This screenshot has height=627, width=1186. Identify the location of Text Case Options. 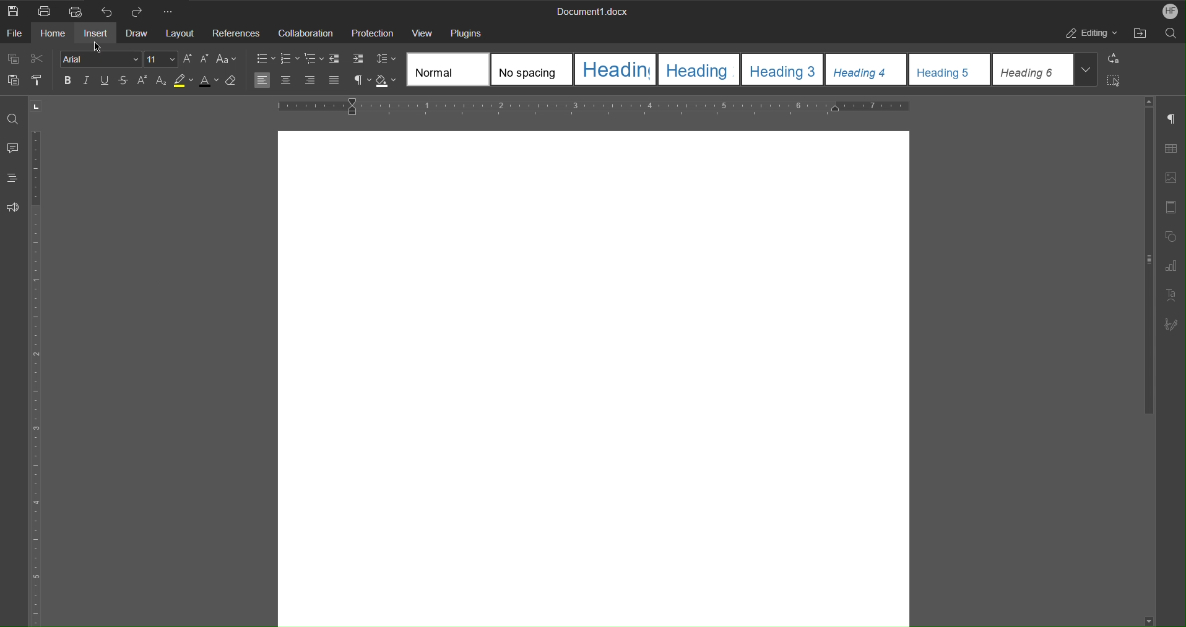
(225, 60).